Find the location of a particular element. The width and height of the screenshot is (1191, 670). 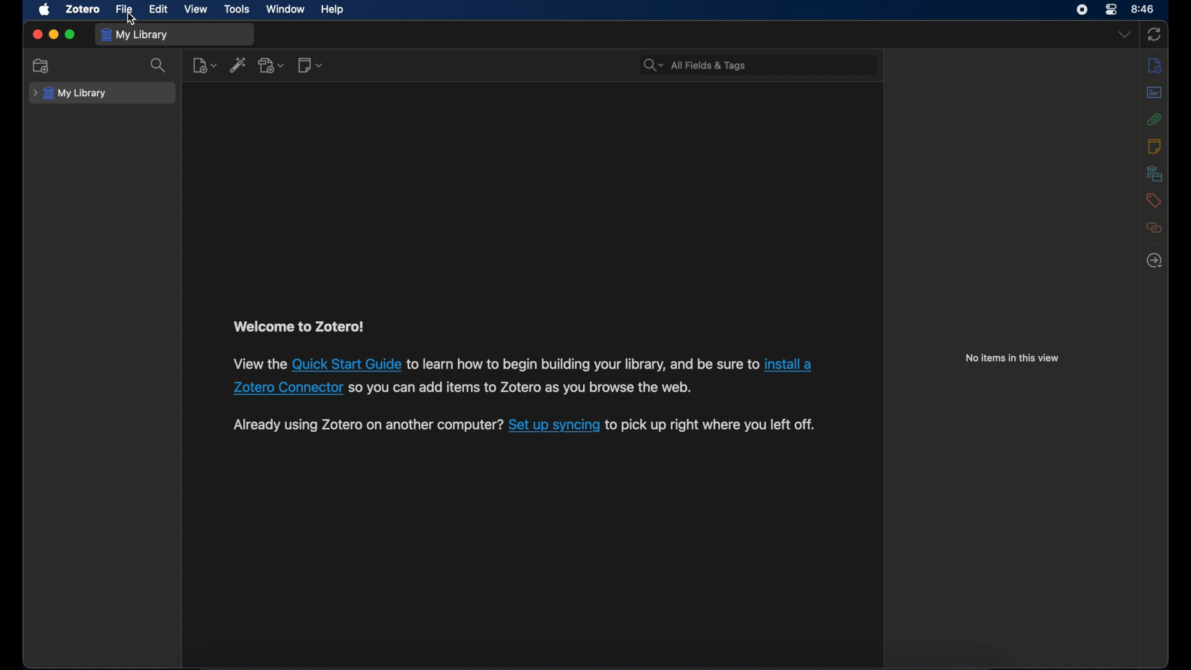

time is located at coordinates (1143, 8).